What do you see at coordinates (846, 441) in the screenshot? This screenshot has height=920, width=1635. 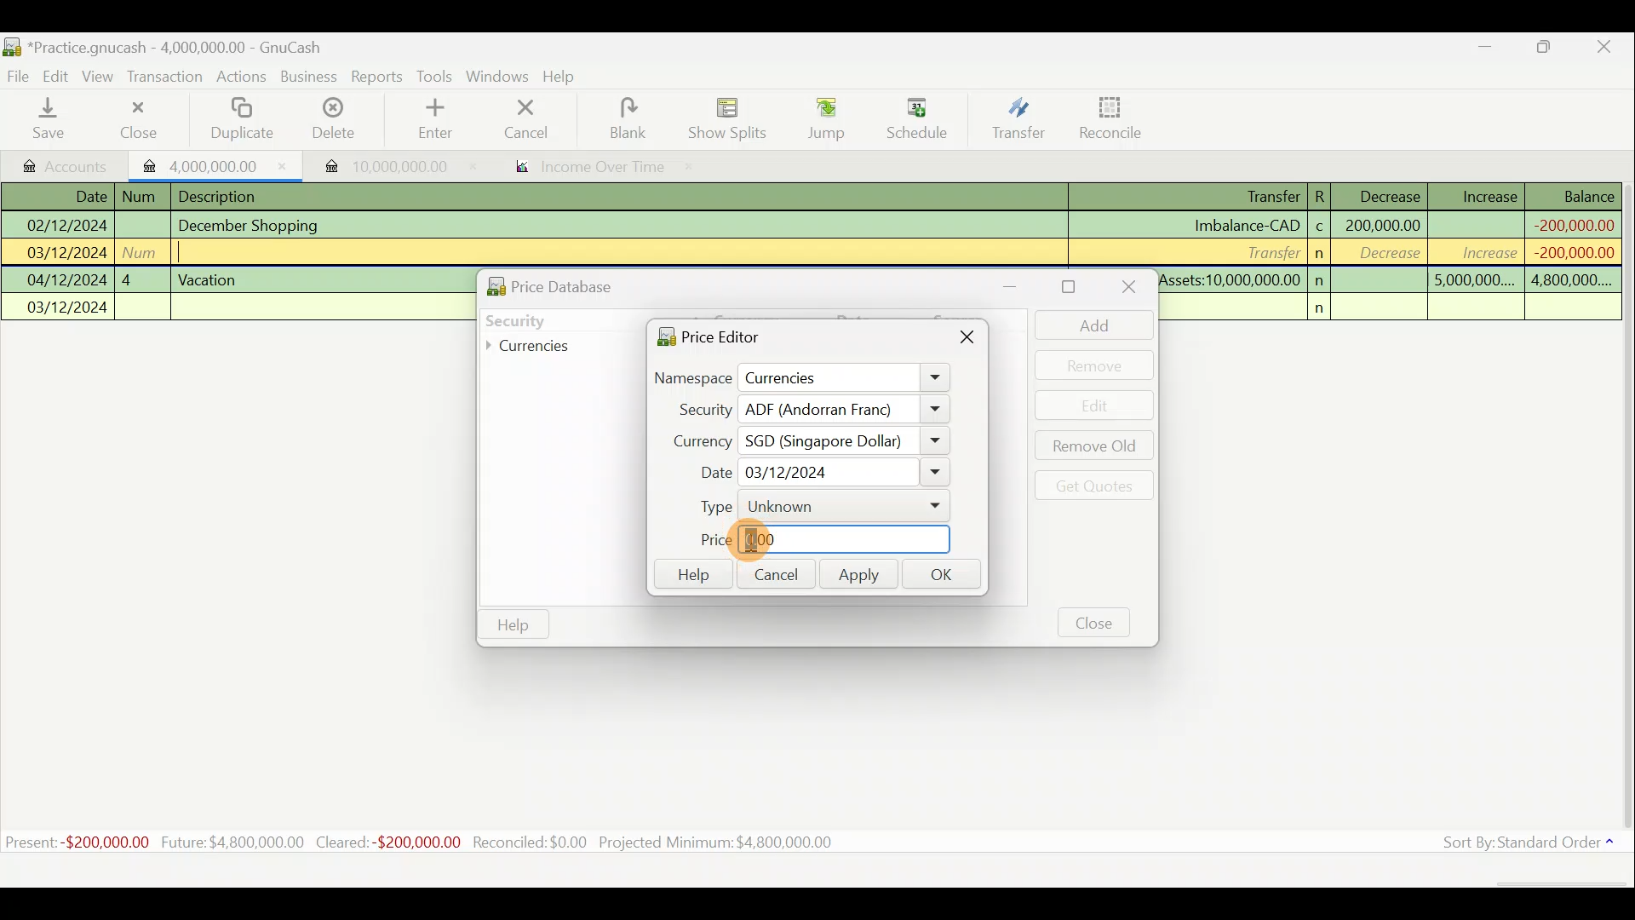 I see `SGD` at bounding box center [846, 441].